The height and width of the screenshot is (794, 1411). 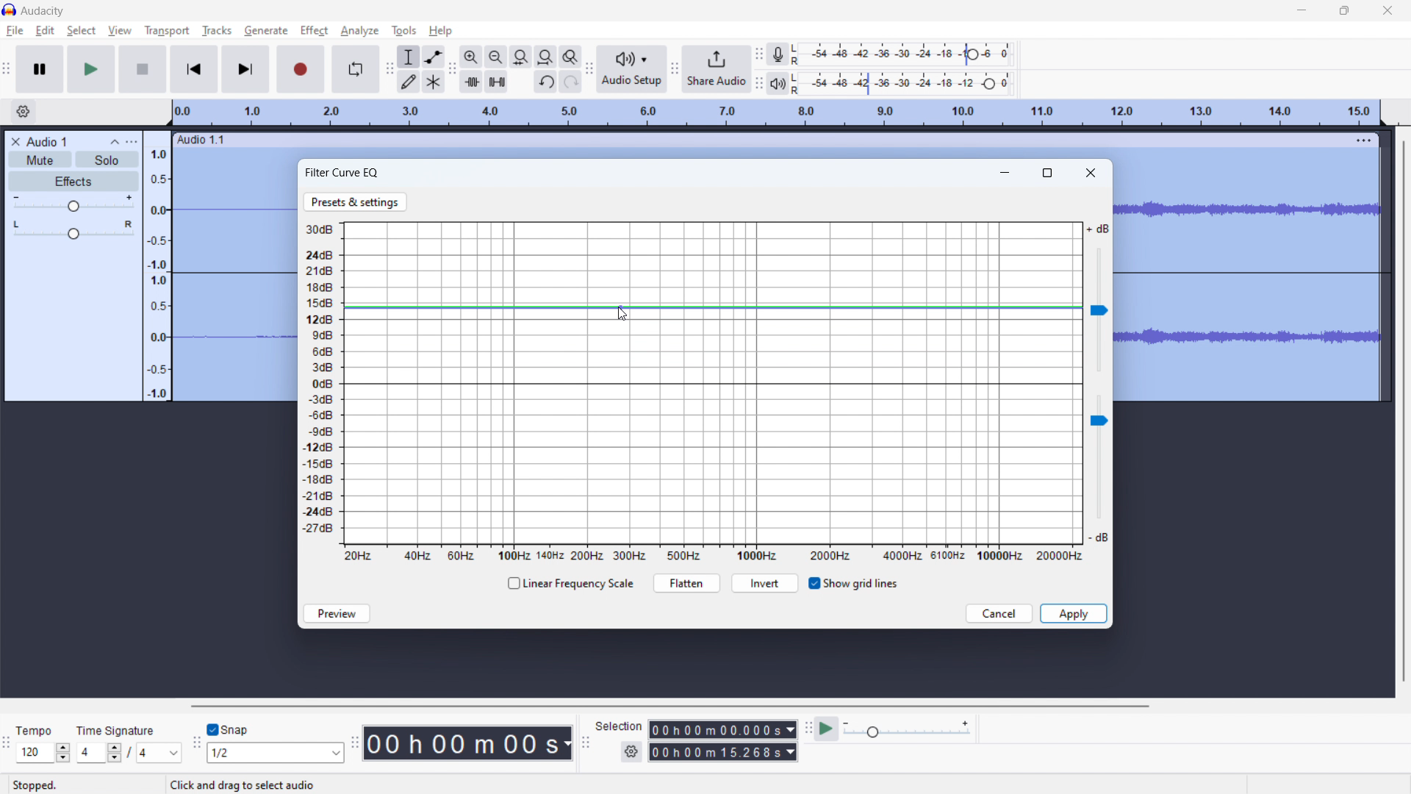 What do you see at coordinates (545, 82) in the screenshot?
I see `undo` at bounding box center [545, 82].